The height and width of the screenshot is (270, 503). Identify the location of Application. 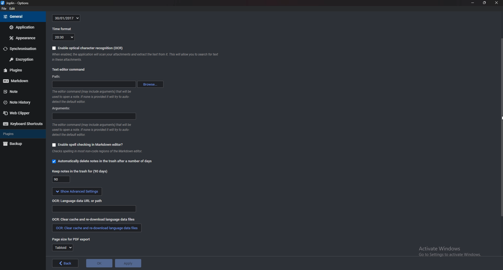
(23, 28).